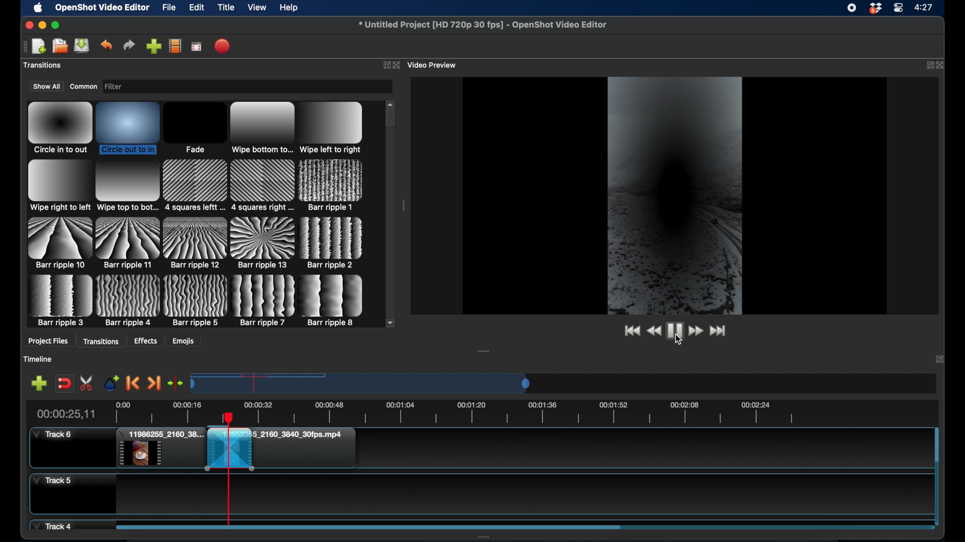 The width and height of the screenshot is (965, 542). I want to click on emojis, so click(183, 341).